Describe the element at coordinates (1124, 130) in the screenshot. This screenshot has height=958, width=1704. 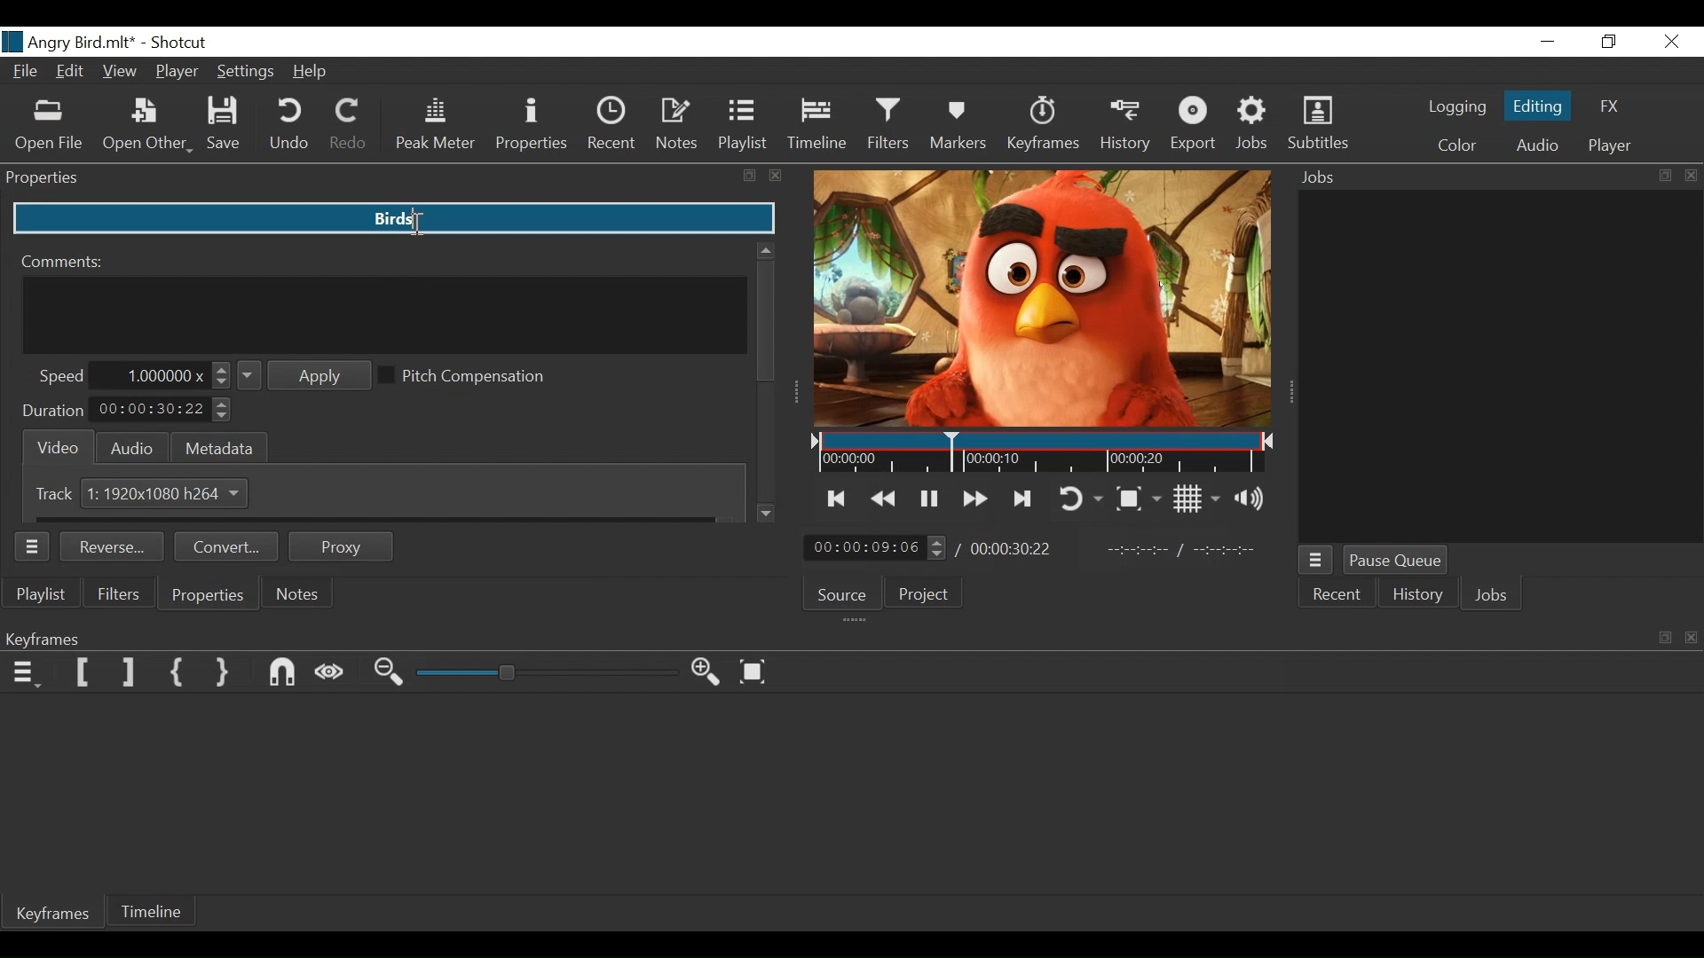
I see `History` at that location.